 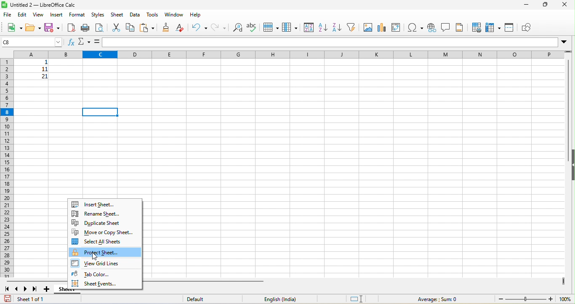 What do you see at coordinates (570, 104) in the screenshot?
I see `vertical scroll bar` at bounding box center [570, 104].